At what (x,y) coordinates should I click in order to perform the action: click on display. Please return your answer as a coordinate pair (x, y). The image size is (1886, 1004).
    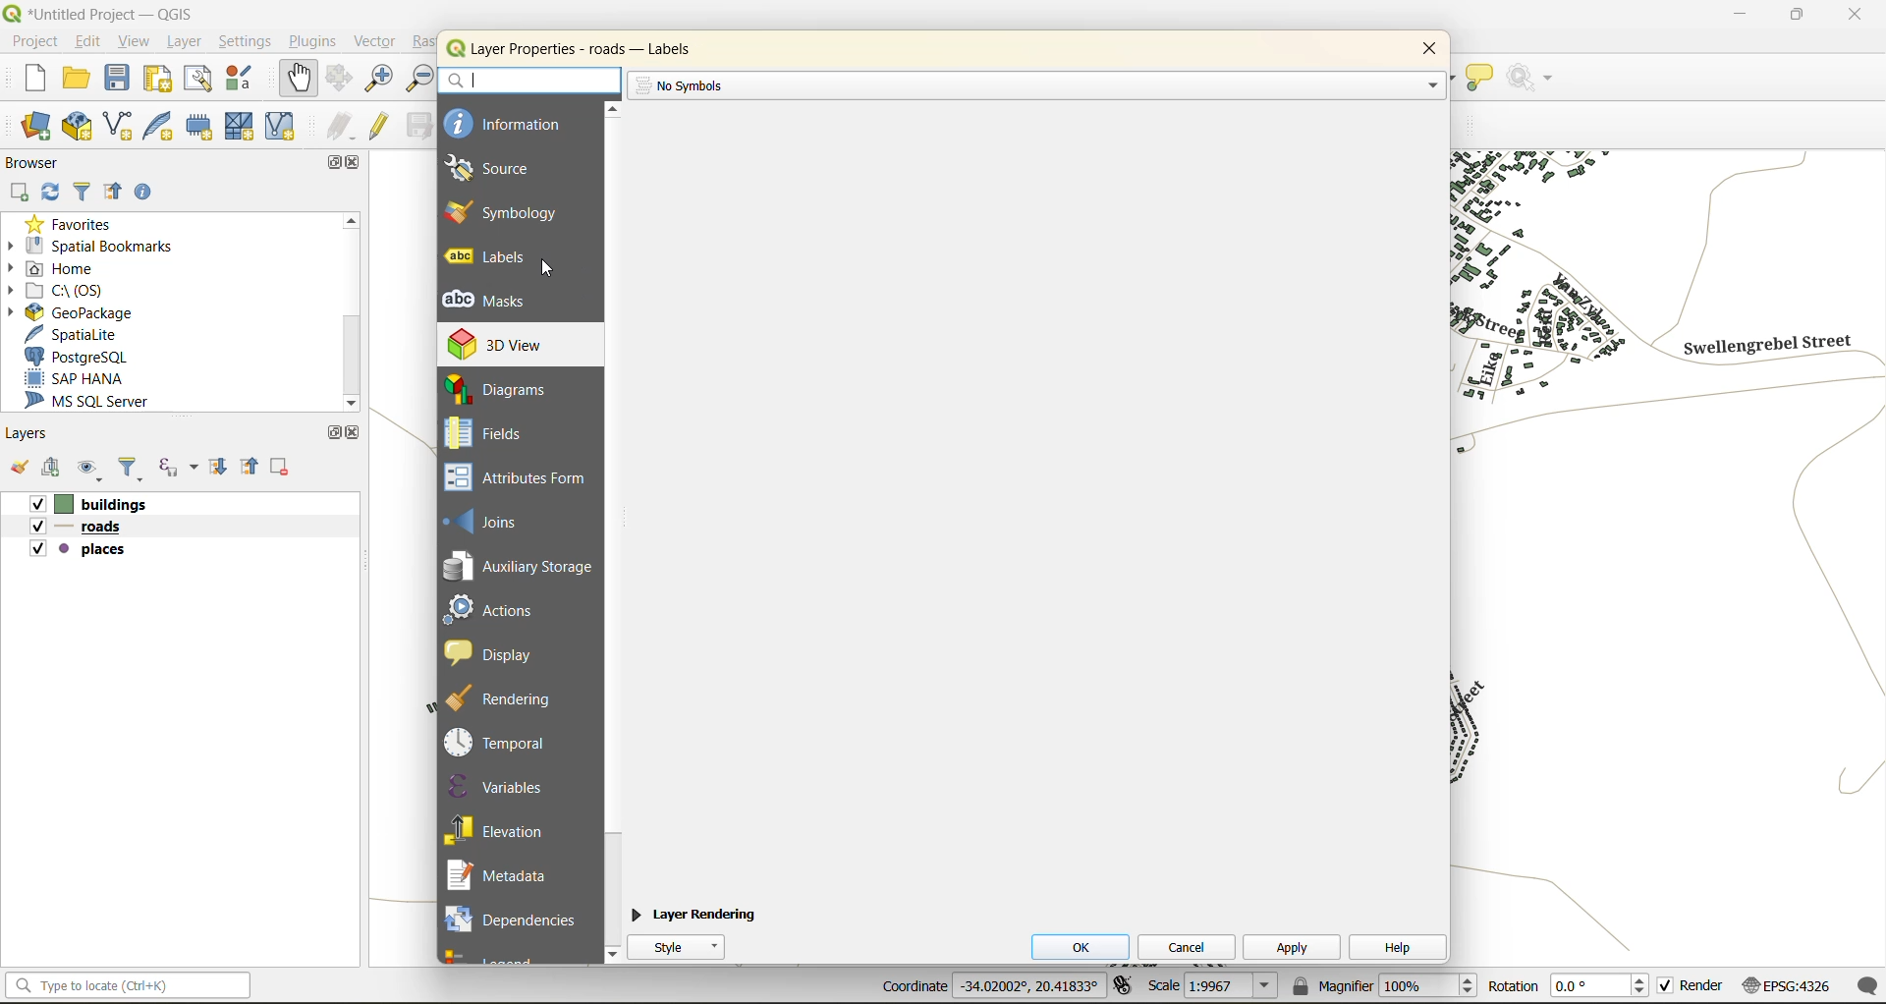
    Looking at the image, I should click on (498, 652).